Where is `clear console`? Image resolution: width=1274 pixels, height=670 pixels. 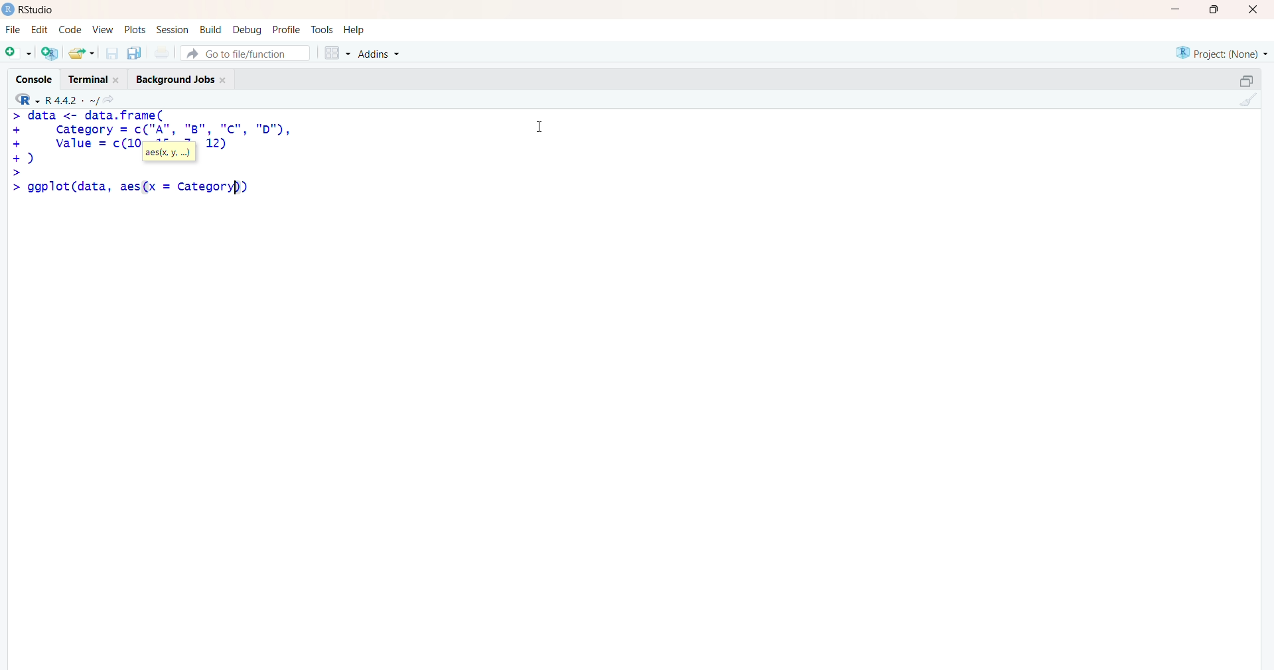
clear console is located at coordinates (1246, 100).